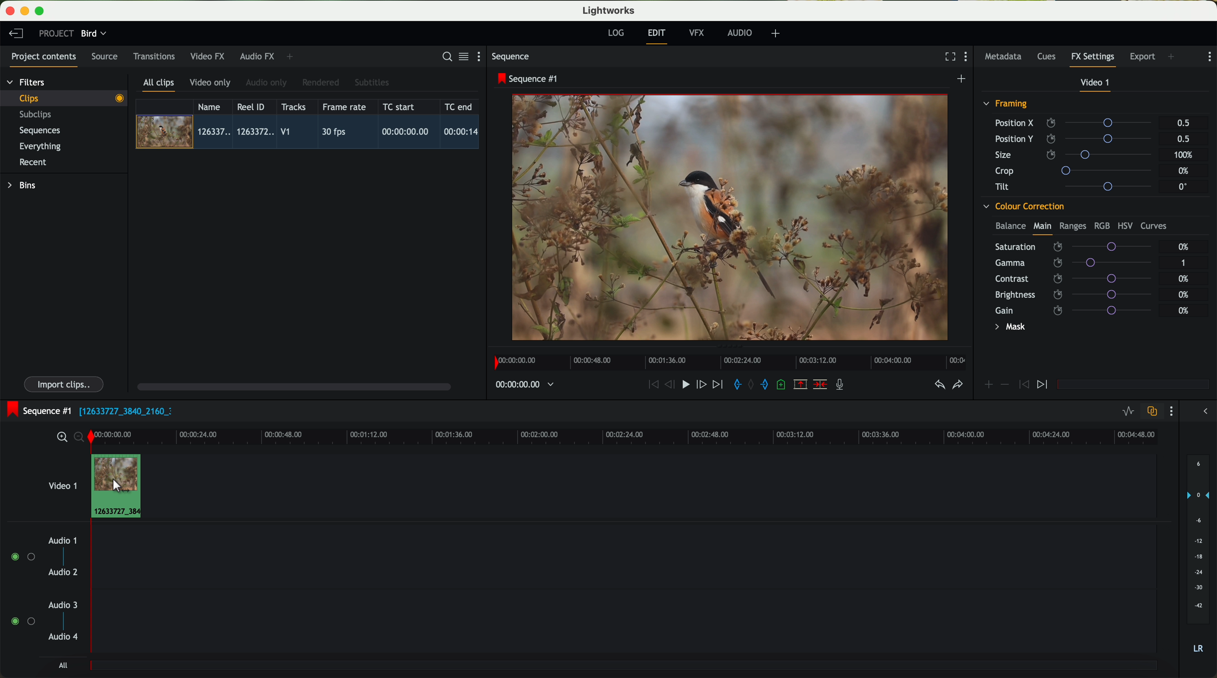  Describe the element at coordinates (963, 79) in the screenshot. I see `create a new sequence` at that location.